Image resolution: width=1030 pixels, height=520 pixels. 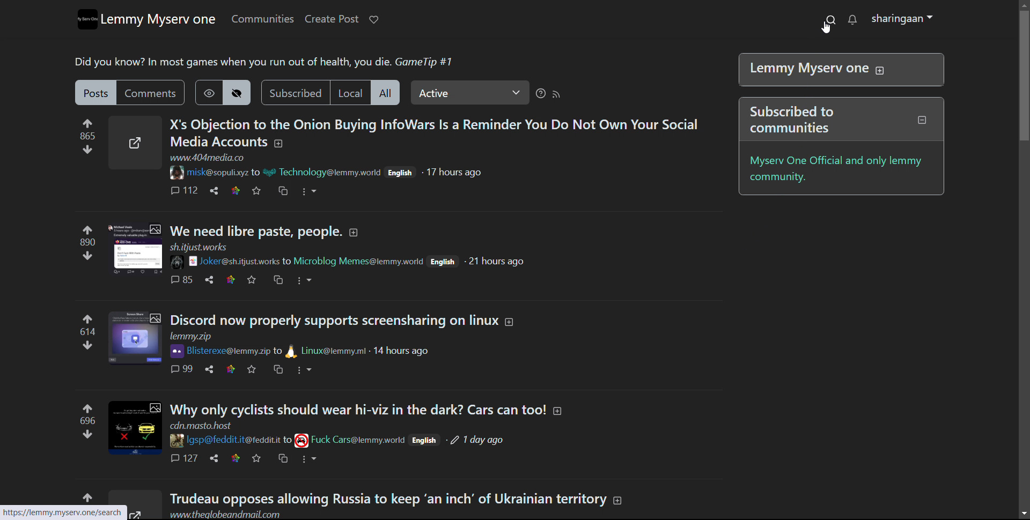 What do you see at coordinates (853, 19) in the screenshot?
I see `notifications` at bounding box center [853, 19].